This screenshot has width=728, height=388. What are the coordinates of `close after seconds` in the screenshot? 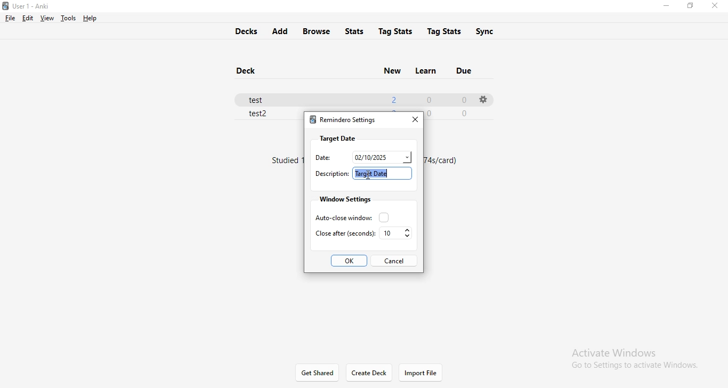 It's located at (344, 233).